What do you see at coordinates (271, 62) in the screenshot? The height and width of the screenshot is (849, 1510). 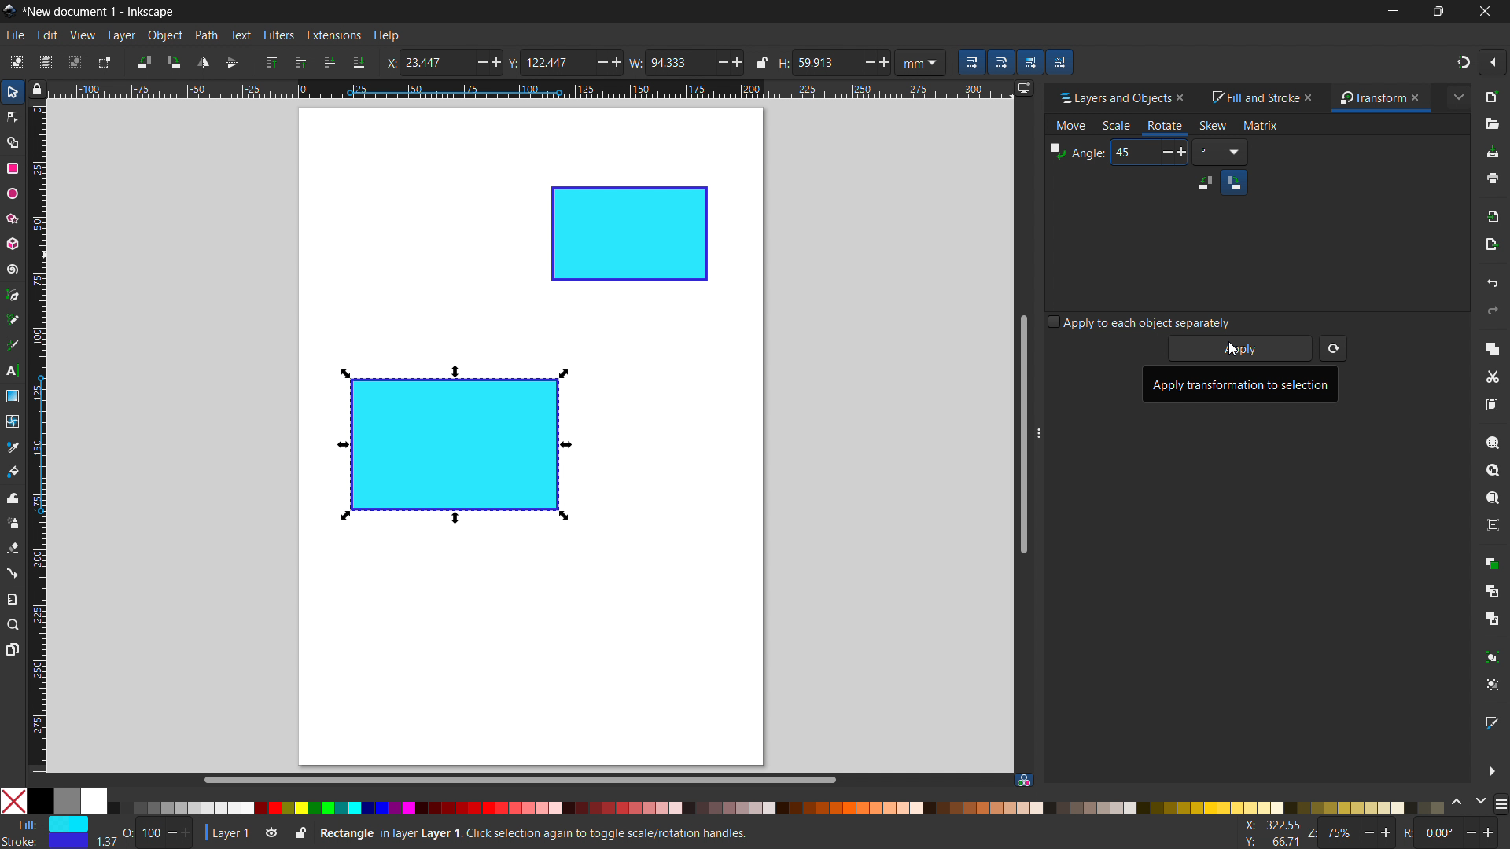 I see `raise to top` at bounding box center [271, 62].